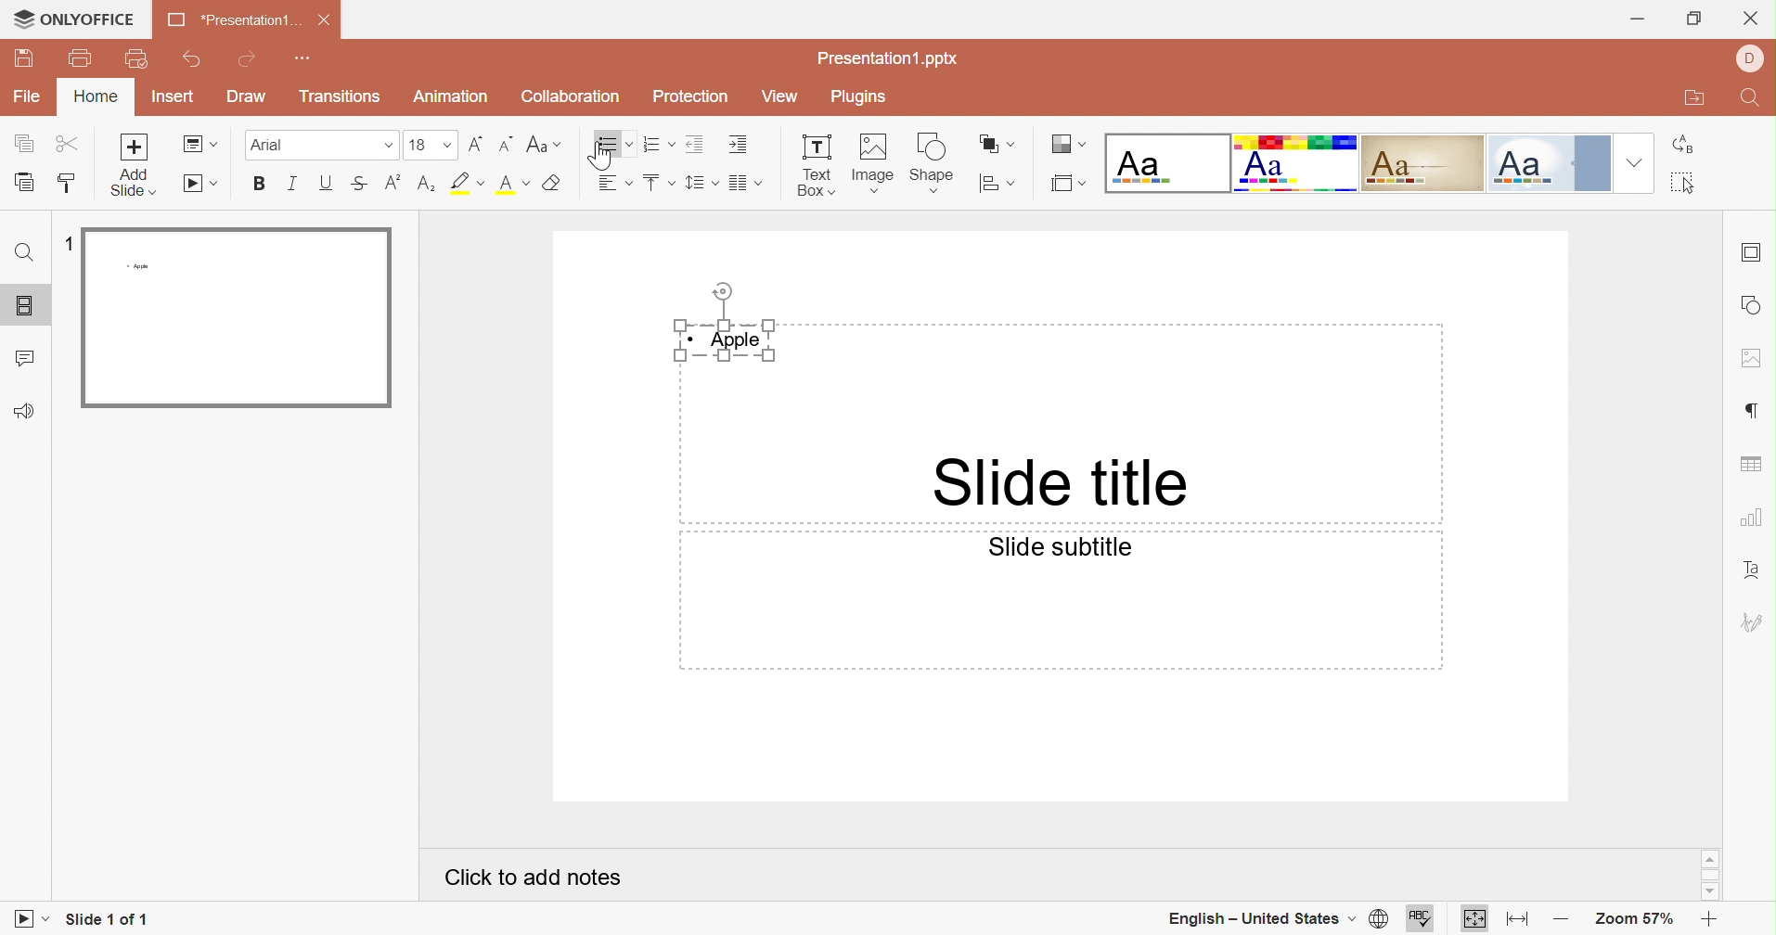  What do you see at coordinates (81, 59) in the screenshot?
I see `print` at bounding box center [81, 59].